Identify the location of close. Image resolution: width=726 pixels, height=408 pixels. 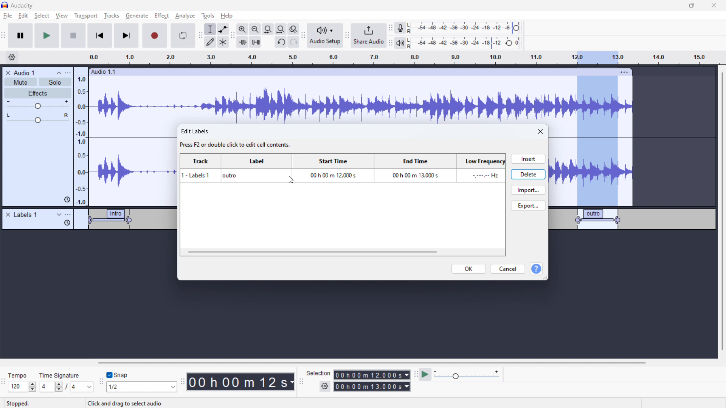
(714, 6).